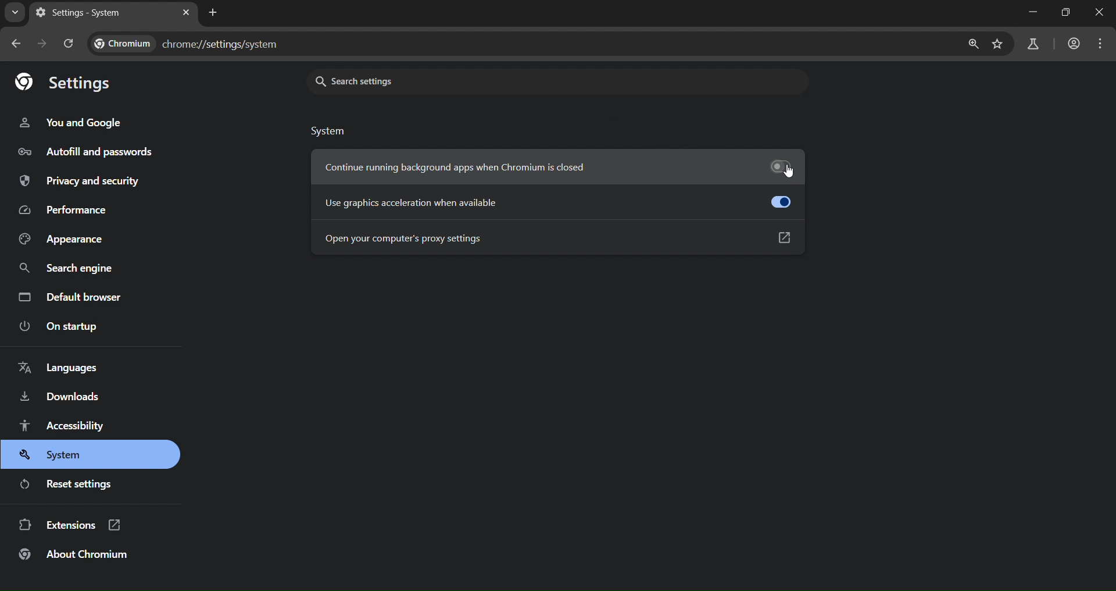 The width and height of the screenshot is (1116, 591). What do you see at coordinates (1103, 44) in the screenshot?
I see `menu` at bounding box center [1103, 44].